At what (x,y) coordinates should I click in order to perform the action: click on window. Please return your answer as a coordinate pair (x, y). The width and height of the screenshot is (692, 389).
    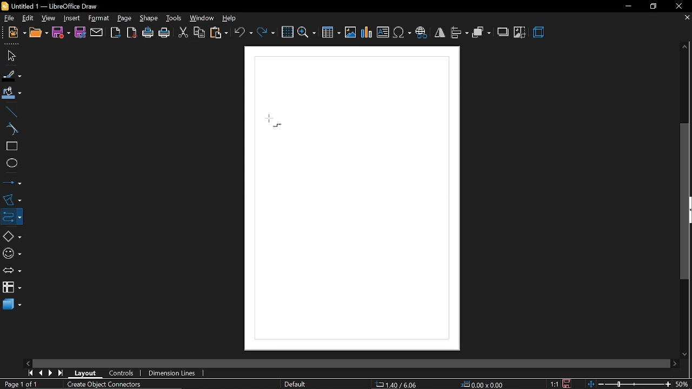
    Looking at the image, I should click on (201, 18).